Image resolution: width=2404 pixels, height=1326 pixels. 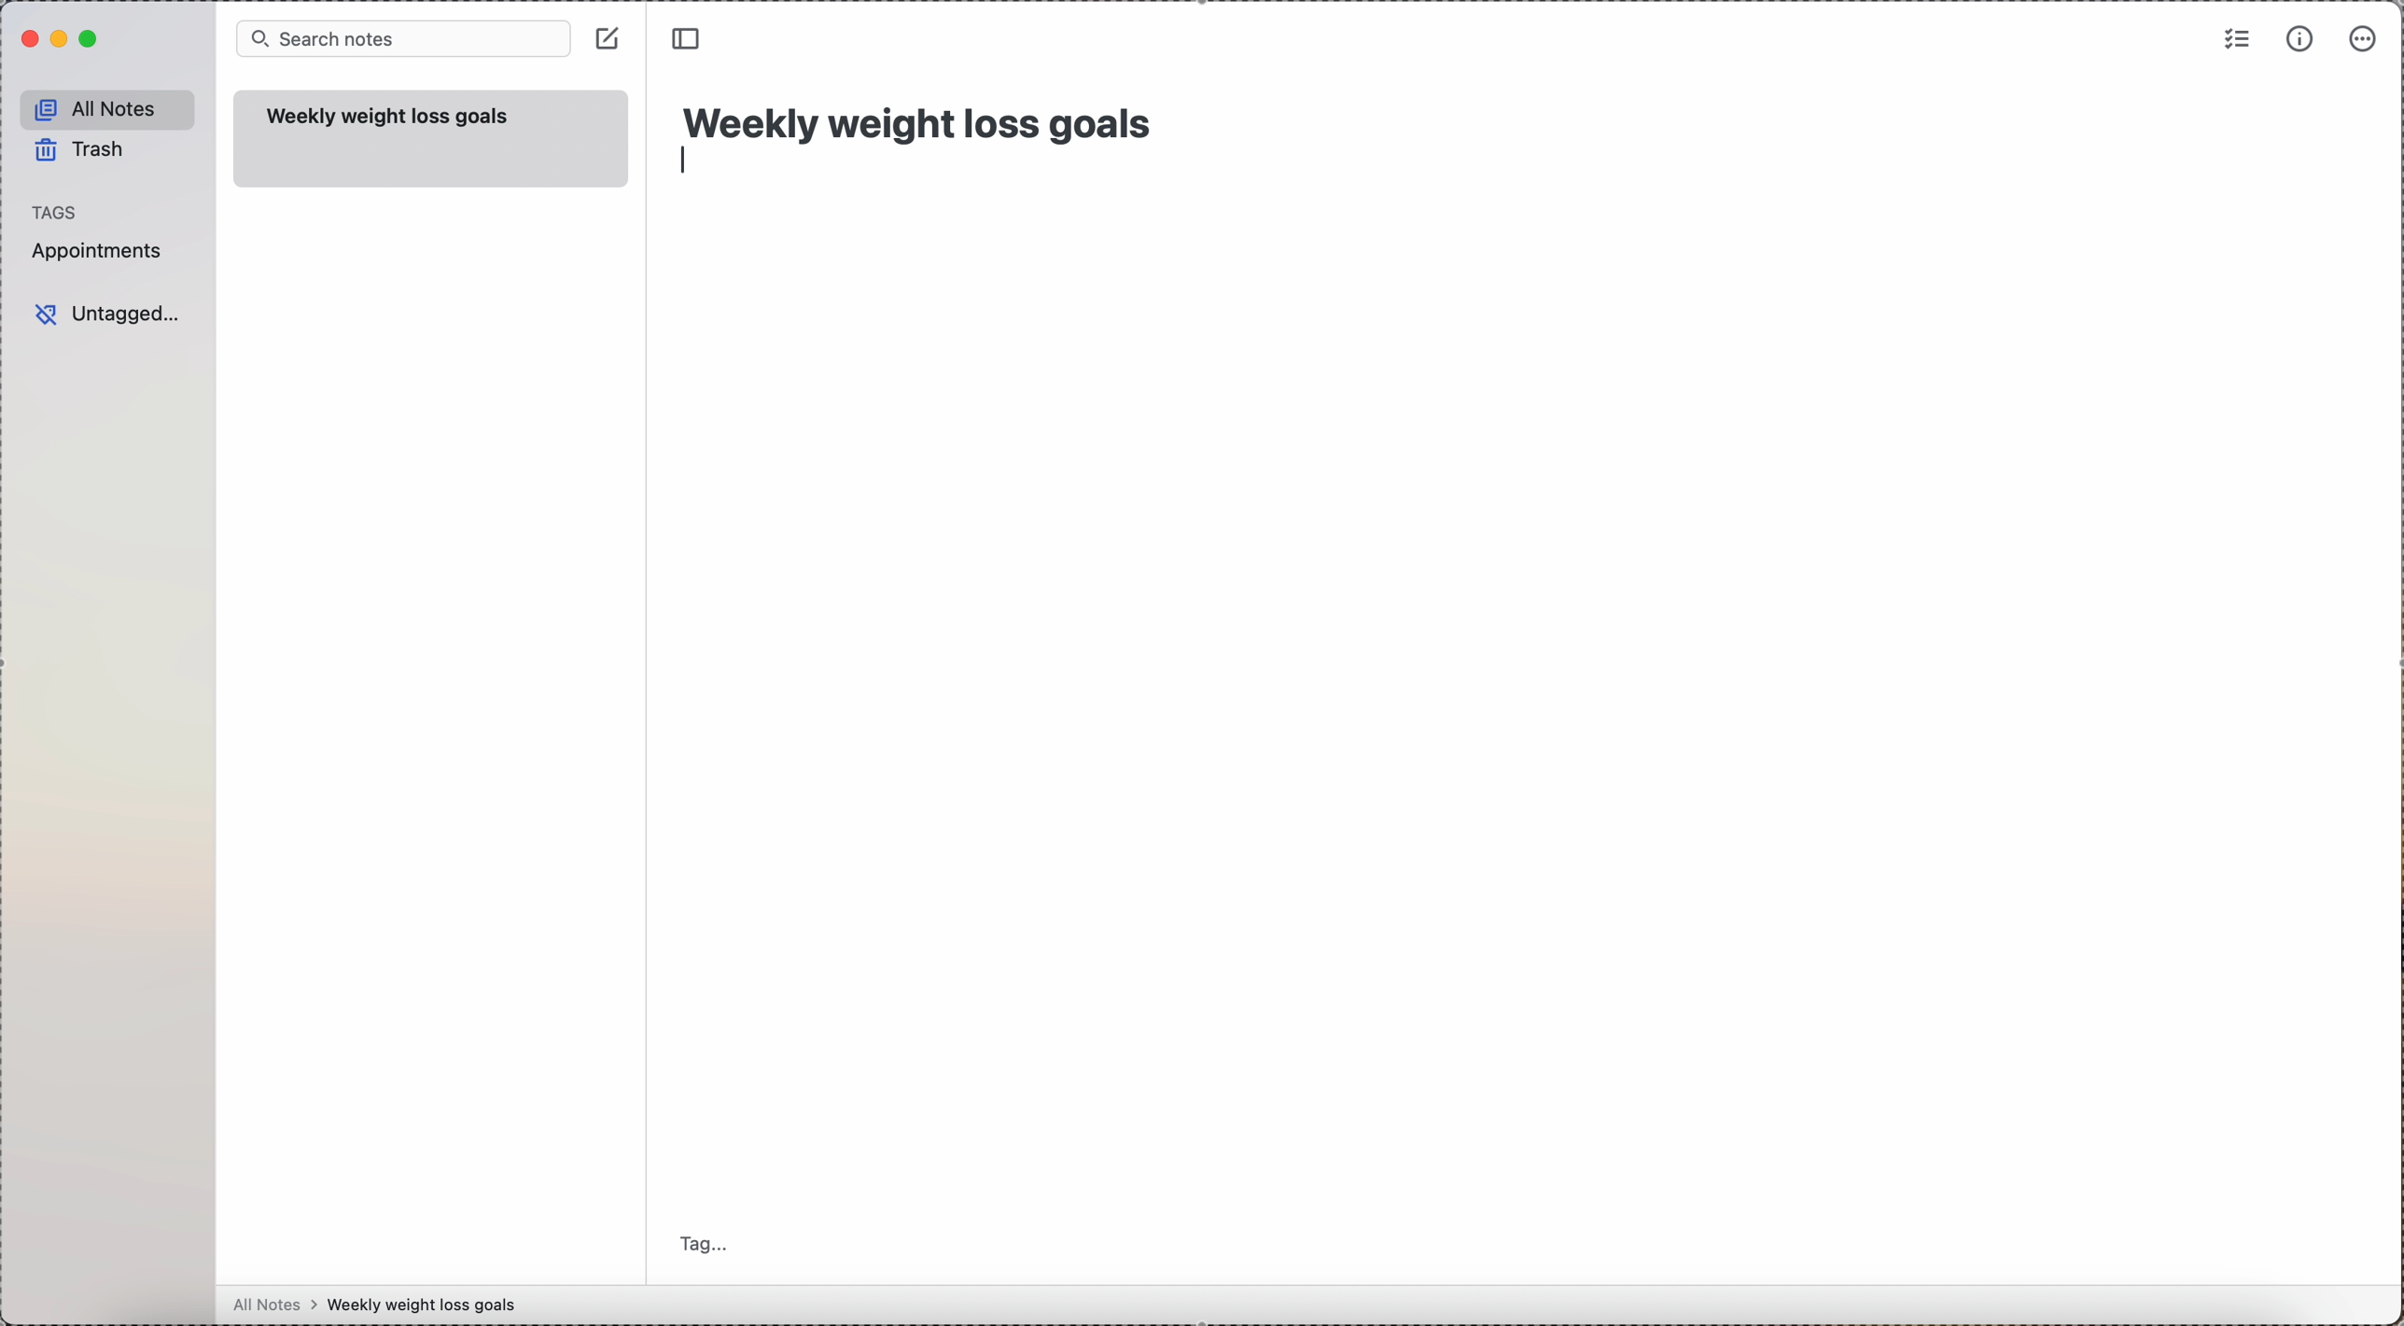 What do you see at coordinates (62, 38) in the screenshot?
I see `minimize Simplenote` at bounding box center [62, 38].